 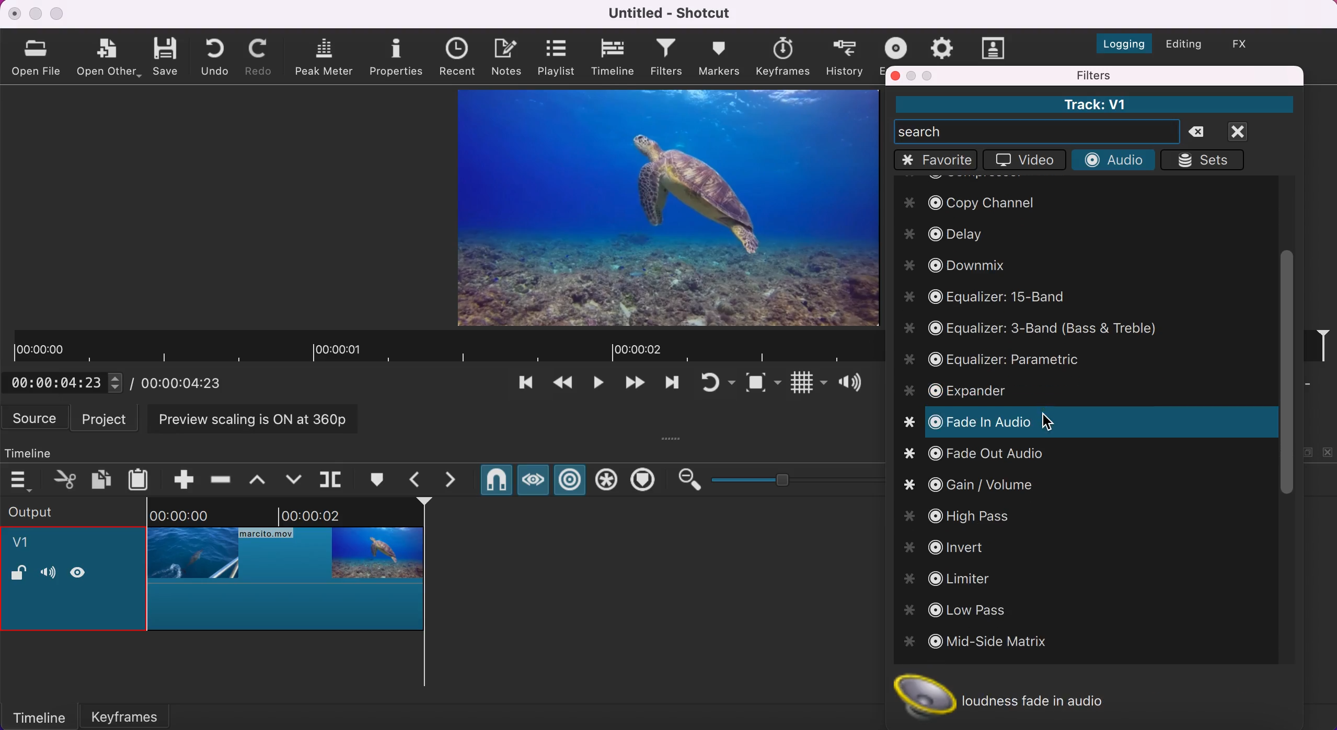 What do you see at coordinates (995, 48) in the screenshot?
I see `subtitles` at bounding box center [995, 48].